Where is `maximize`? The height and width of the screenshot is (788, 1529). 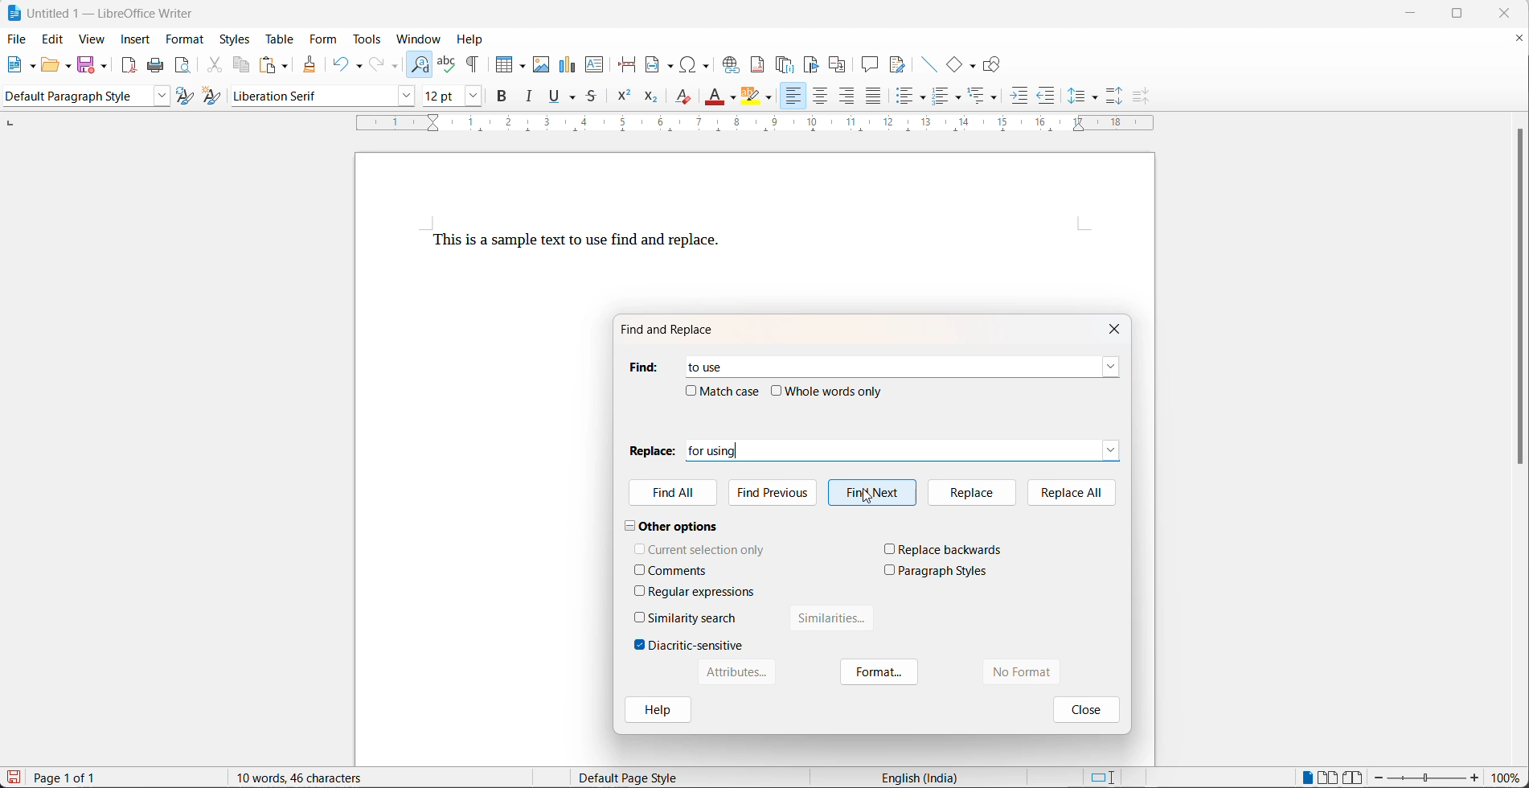
maximize is located at coordinates (1469, 15).